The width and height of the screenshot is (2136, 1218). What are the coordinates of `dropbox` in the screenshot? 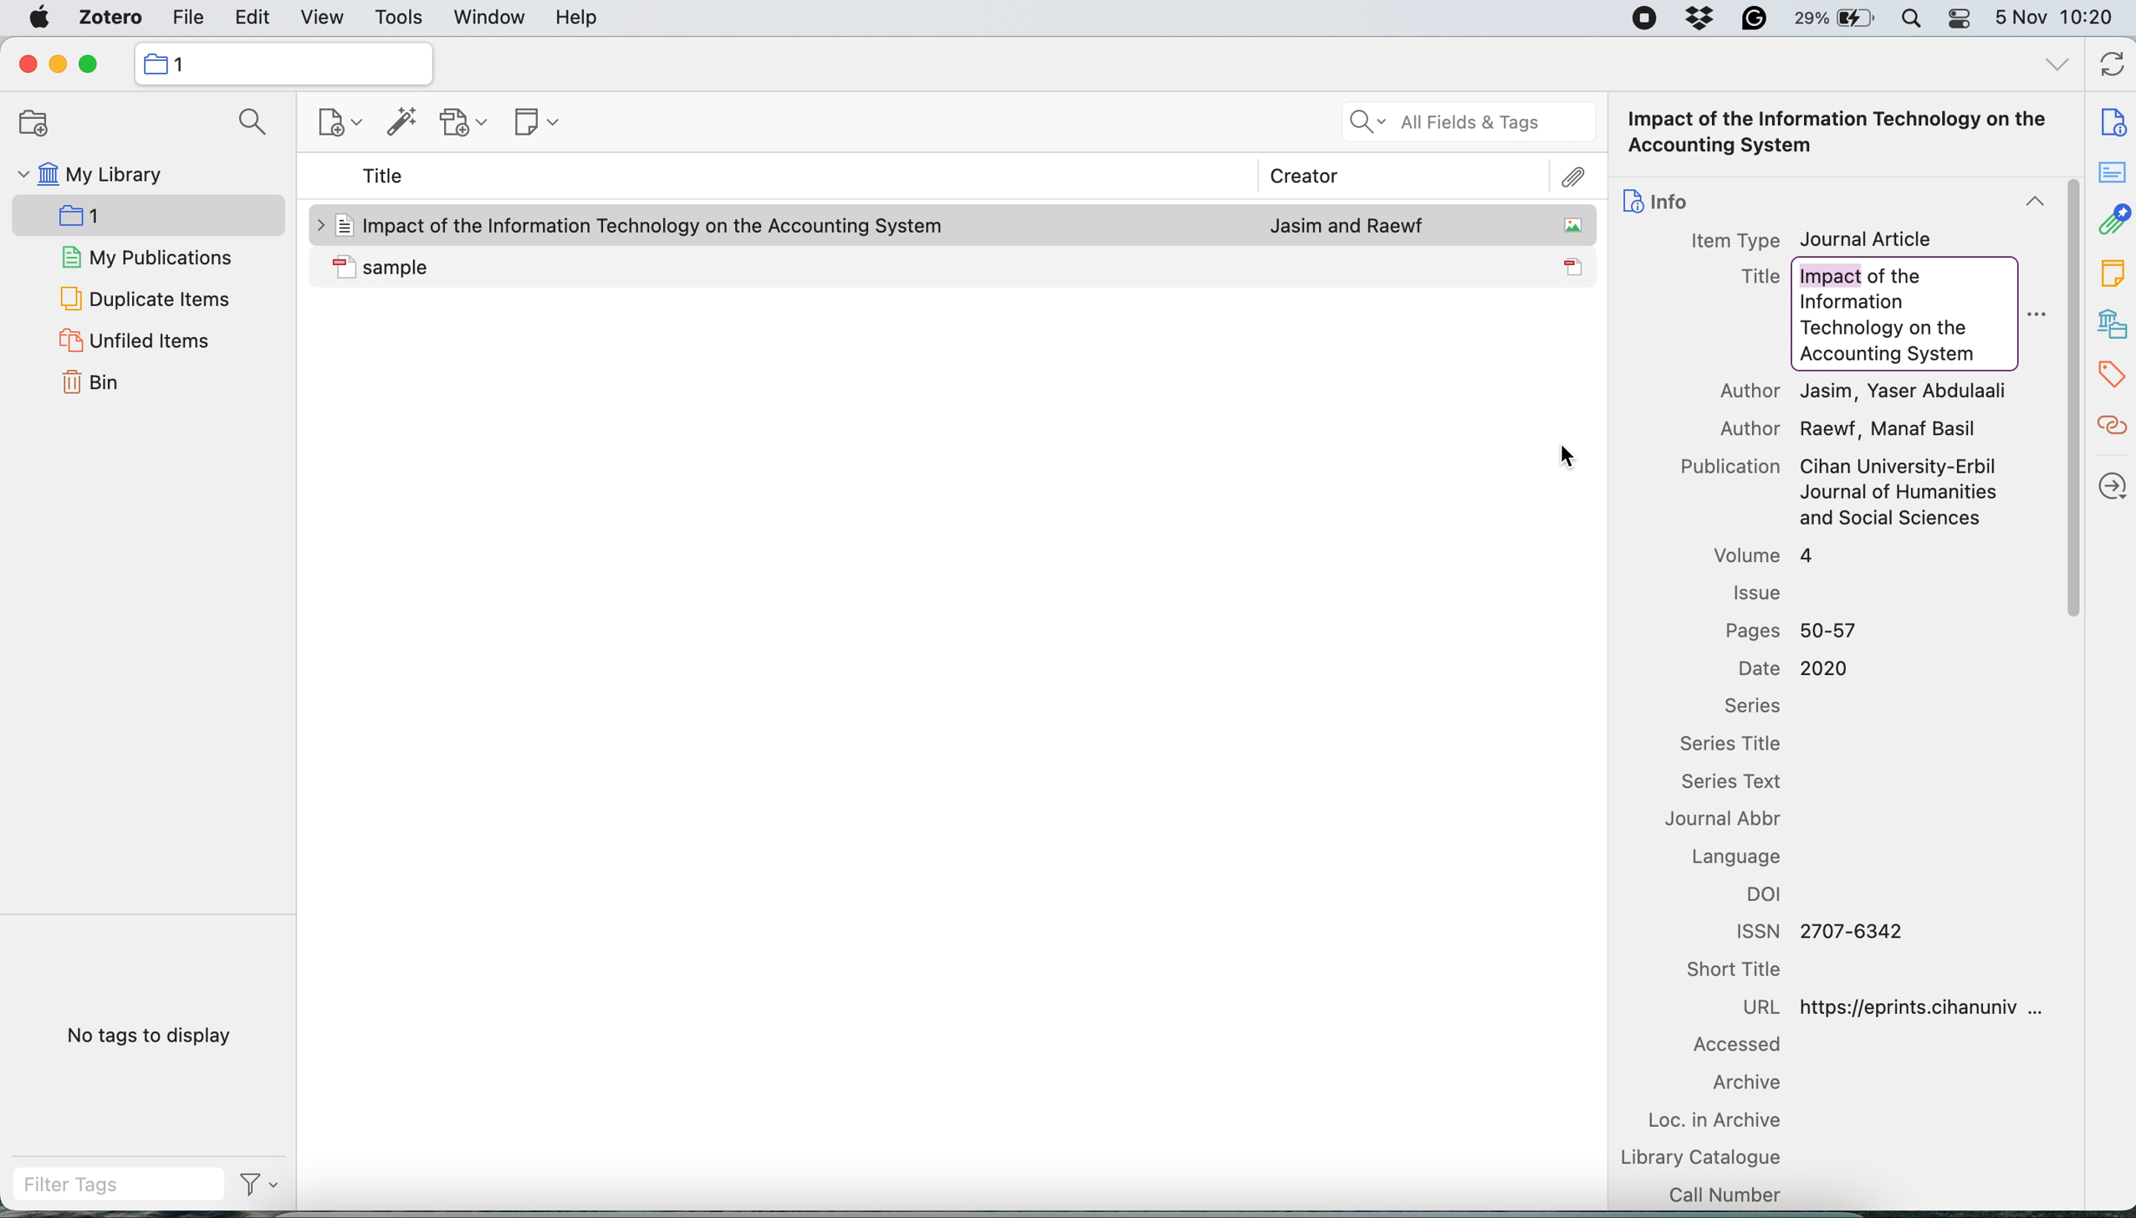 It's located at (1701, 19).